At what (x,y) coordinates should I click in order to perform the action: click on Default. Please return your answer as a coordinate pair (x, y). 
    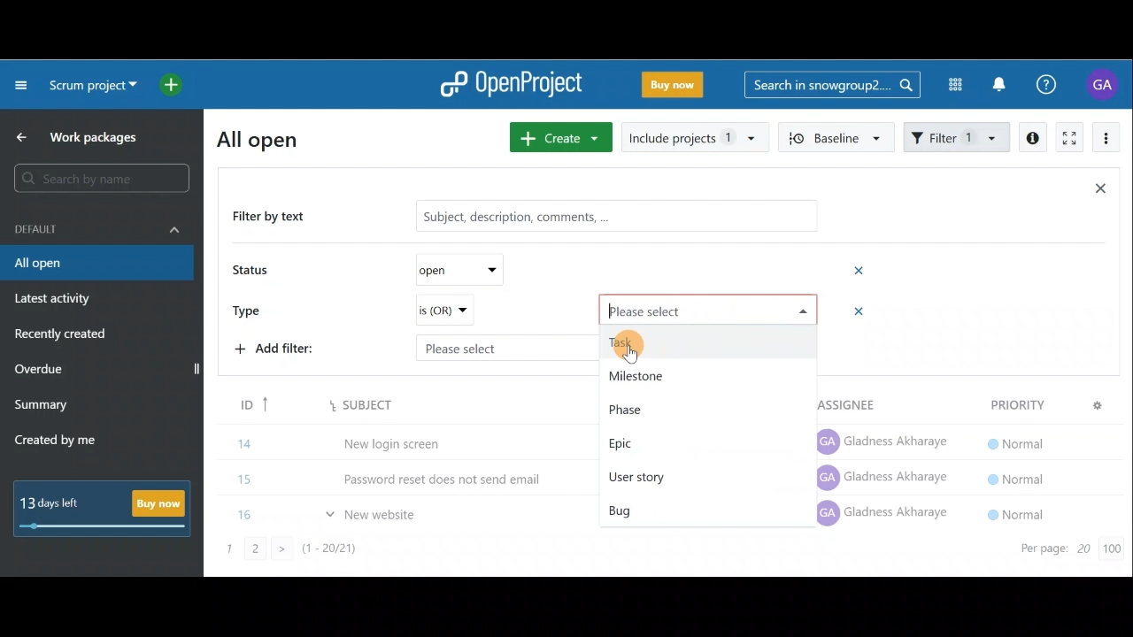
    Looking at the image, I should click on (97, 227).